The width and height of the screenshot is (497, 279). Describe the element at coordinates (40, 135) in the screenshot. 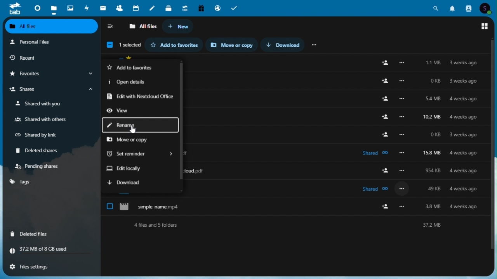

I see `shared by link` at that location.